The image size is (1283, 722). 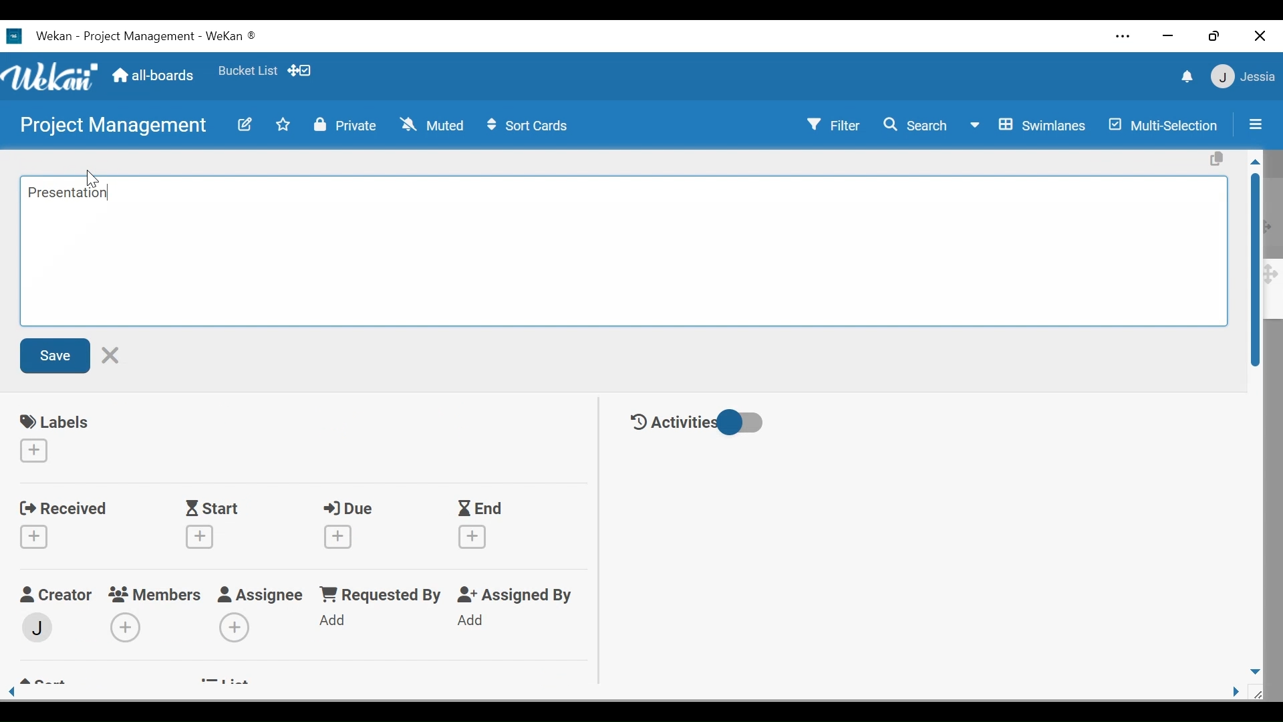 I want to click on Edit card Title, so click(x=624, y=249).